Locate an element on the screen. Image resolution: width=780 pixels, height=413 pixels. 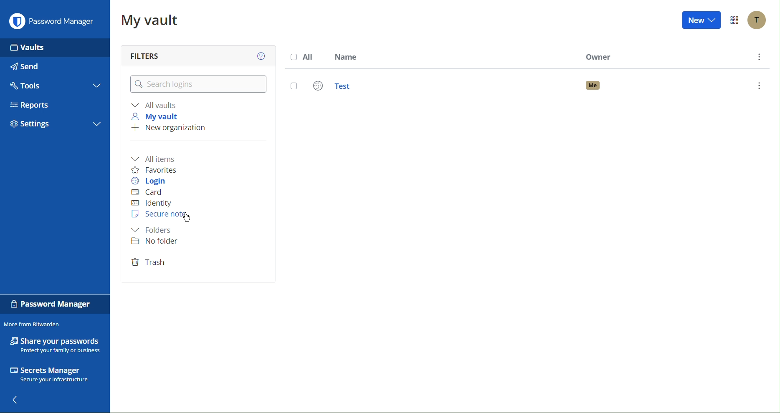
No folder is located at coordinates (154, 242).